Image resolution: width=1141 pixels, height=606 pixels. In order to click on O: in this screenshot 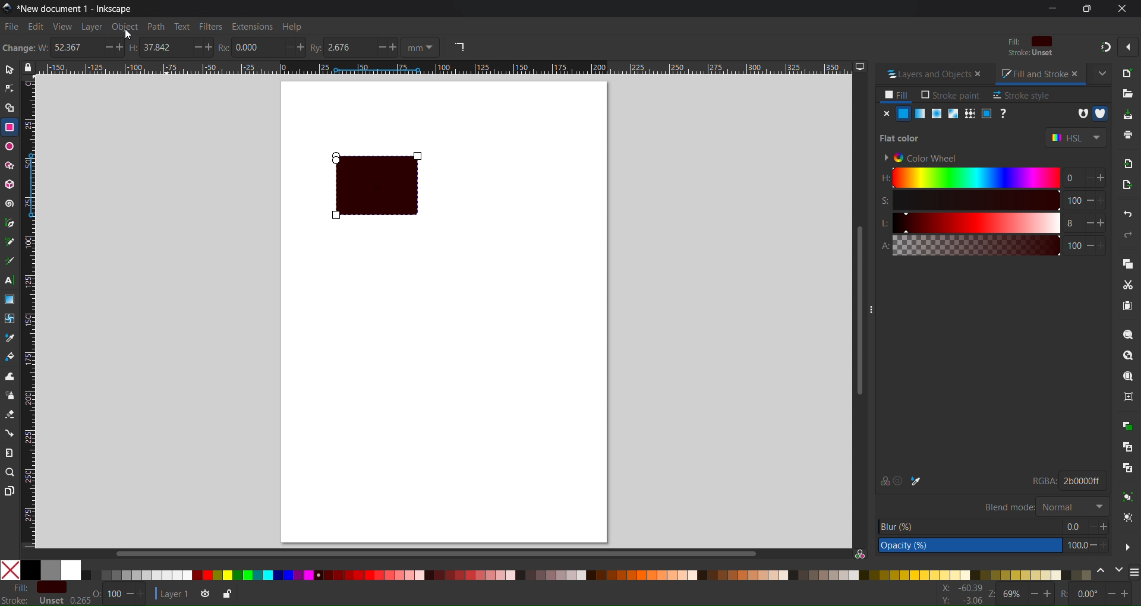, I will do `click(98, 594)`.